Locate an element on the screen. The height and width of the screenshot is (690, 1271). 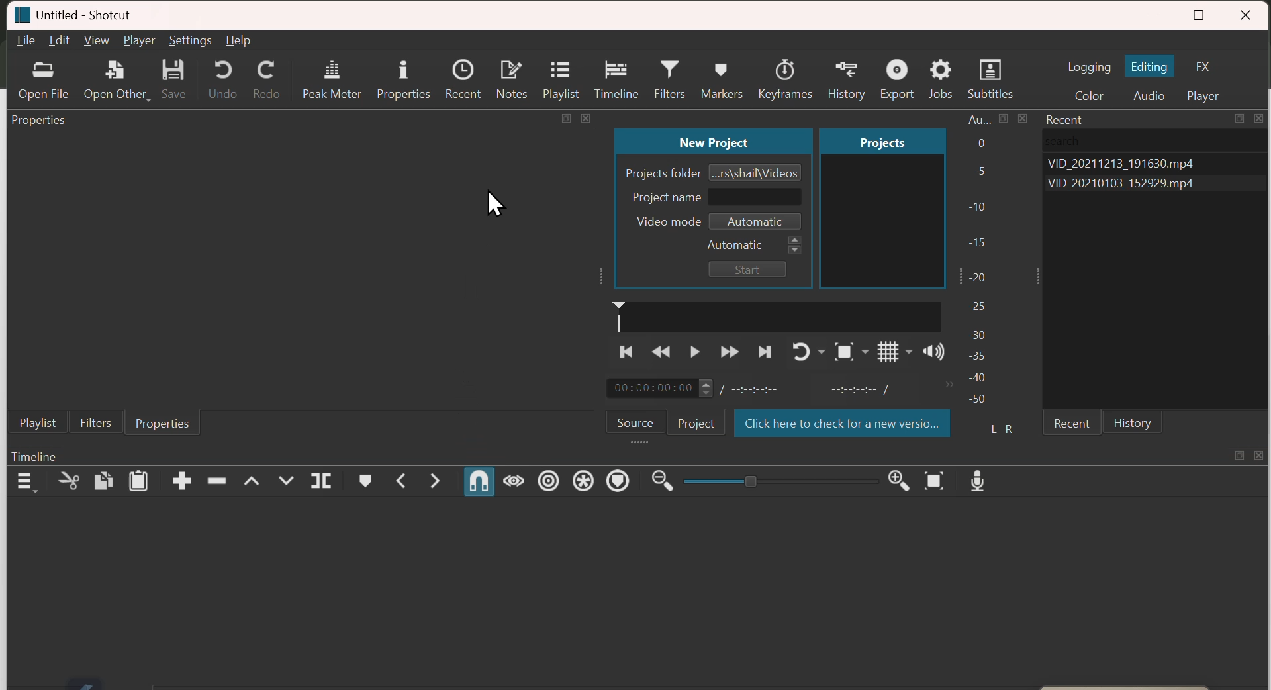
Snap is located at coordinates (479, 481).